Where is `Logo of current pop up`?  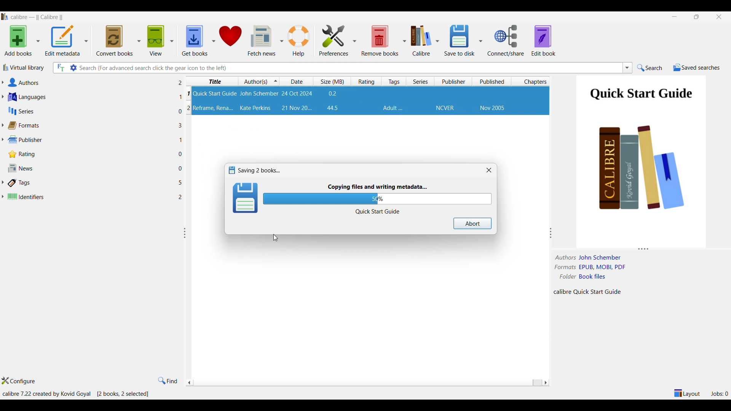 Logo of current pop up is located at coordinates (246, 198).